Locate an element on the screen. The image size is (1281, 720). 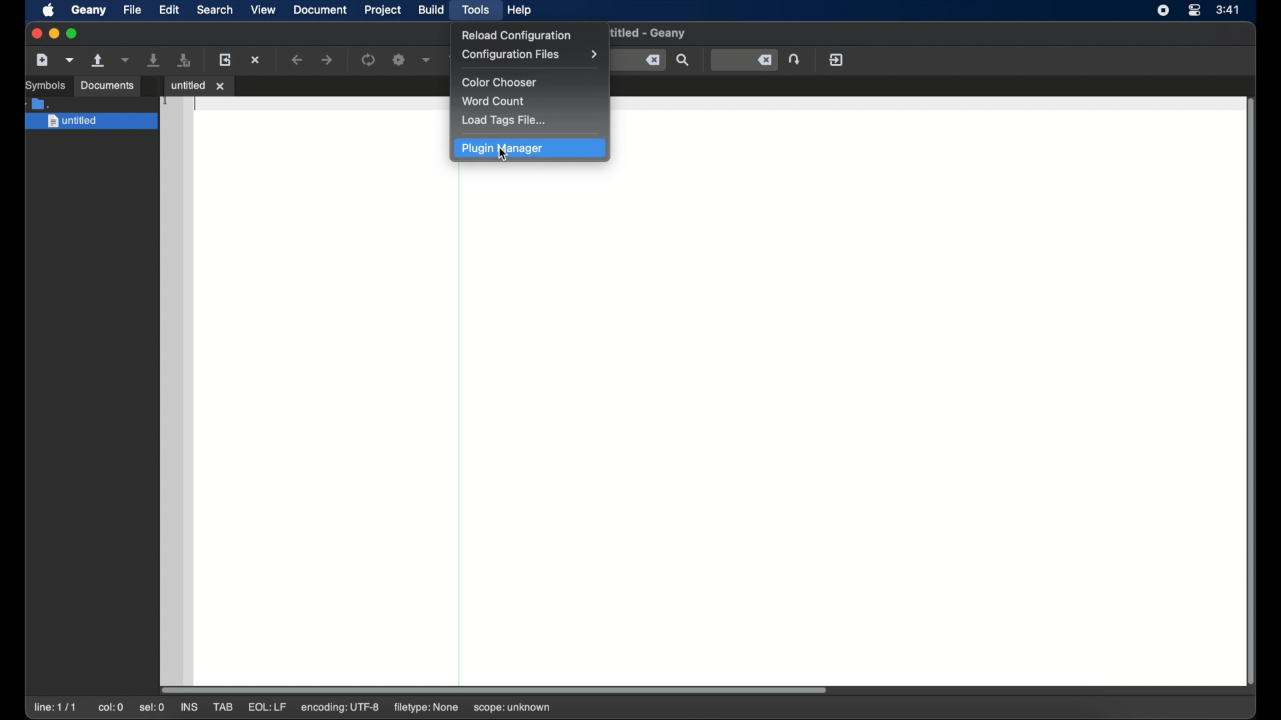
build is located at coordinates (432, 10).